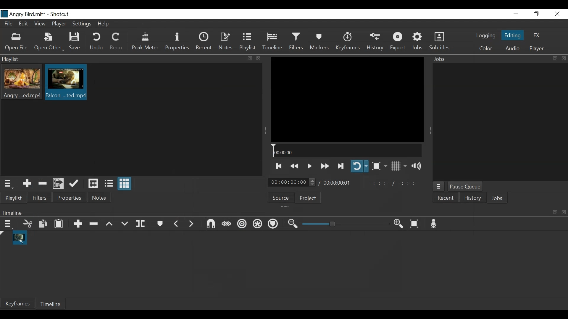 This screenshot has height=319, width=568. What do you see at coordinates (227, 224) in the screenshot?
I see `Scrub while dragging` at bounding box center [227, 224].